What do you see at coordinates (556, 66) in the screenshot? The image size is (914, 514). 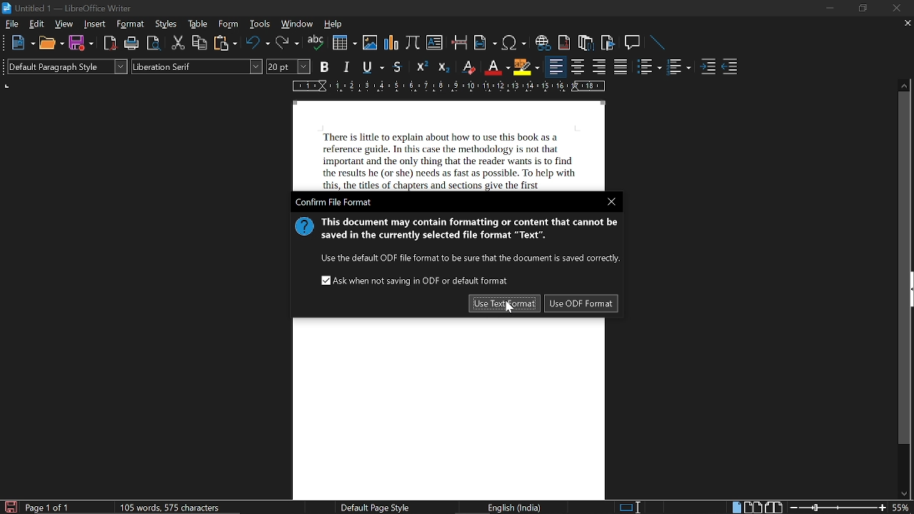 I see `align left` at bounding box center [556, 66].